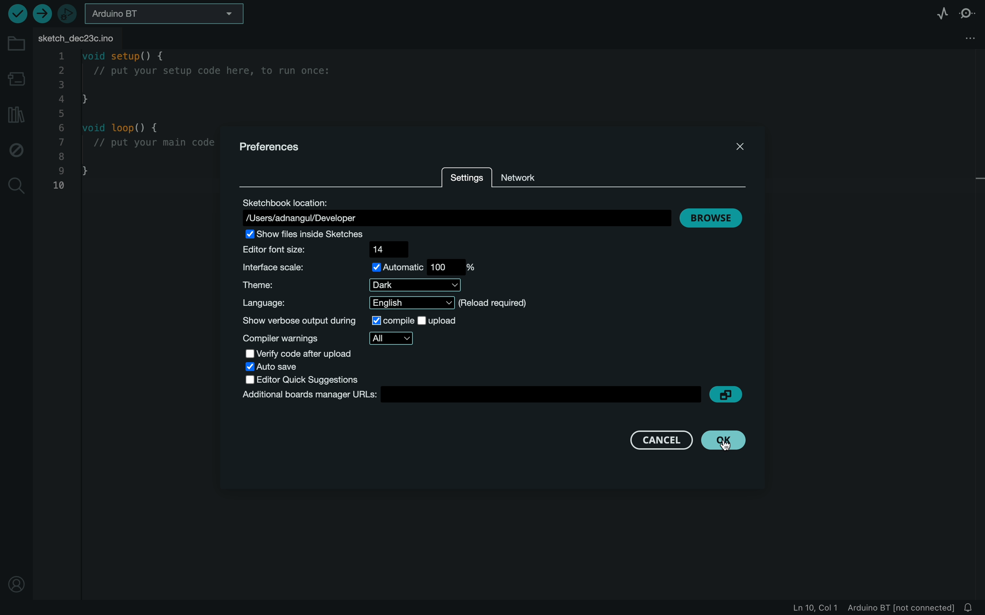 Image resolution: width=985 pixels, height=615 pixels. What do you see at coordinates (296, 320) in the screenshot?
I see `show` at bounding box center [296, 320].